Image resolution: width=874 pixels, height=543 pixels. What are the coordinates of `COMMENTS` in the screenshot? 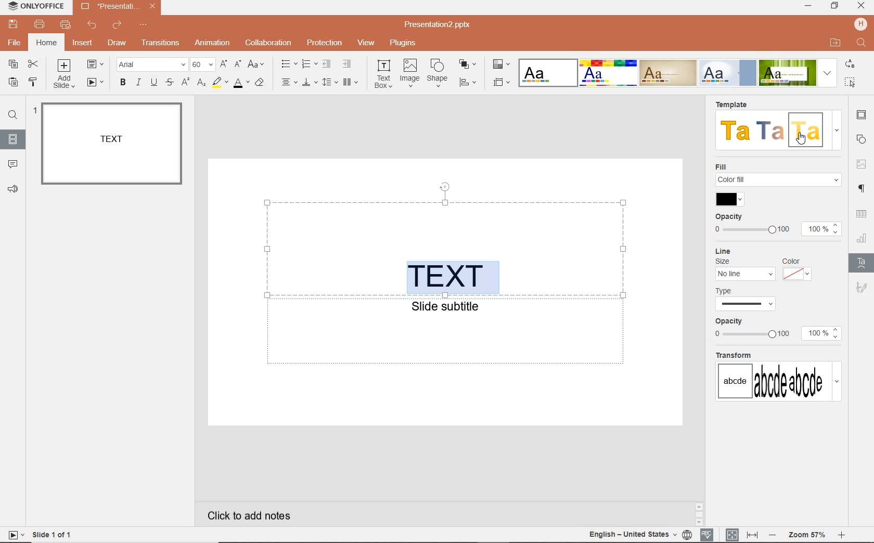 It's located at (13, 163).